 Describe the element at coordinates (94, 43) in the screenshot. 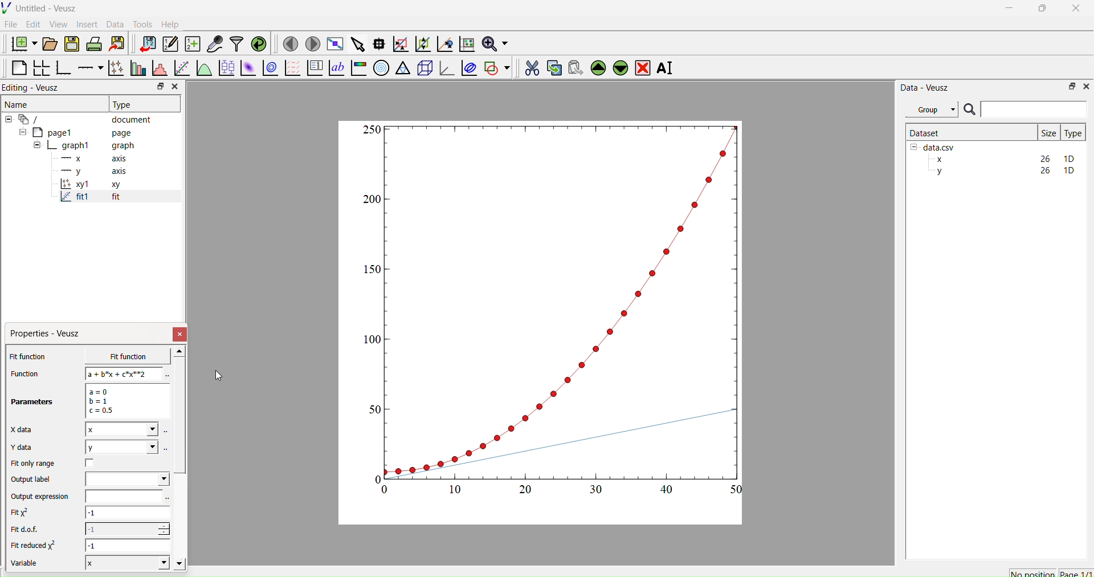

I see `Print the document` at that location.